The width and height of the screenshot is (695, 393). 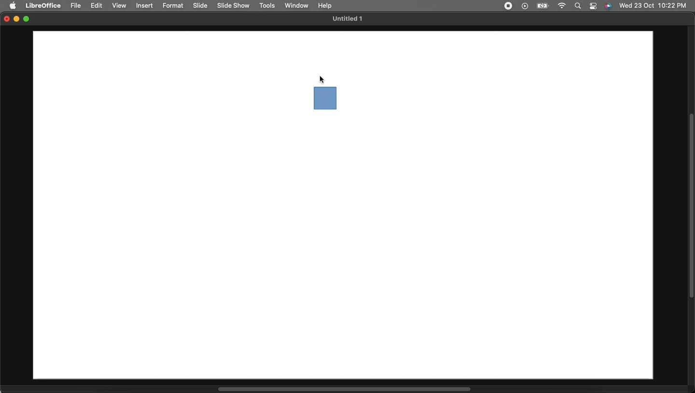 What do you see at coordinates (145, 6) in the screenshot?
I see `Insert` at bounding box center [145, 6].